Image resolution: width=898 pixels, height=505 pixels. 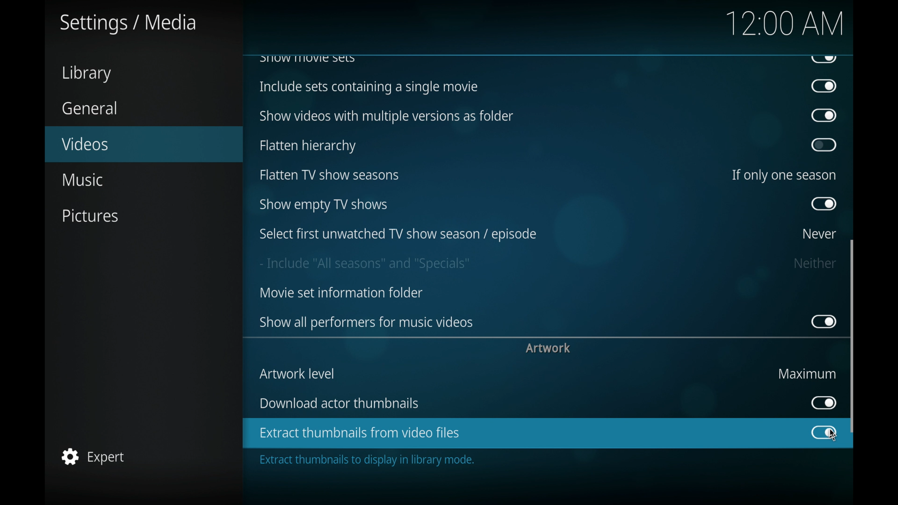 I want to click on obscure button, so click(x=823, y=59).